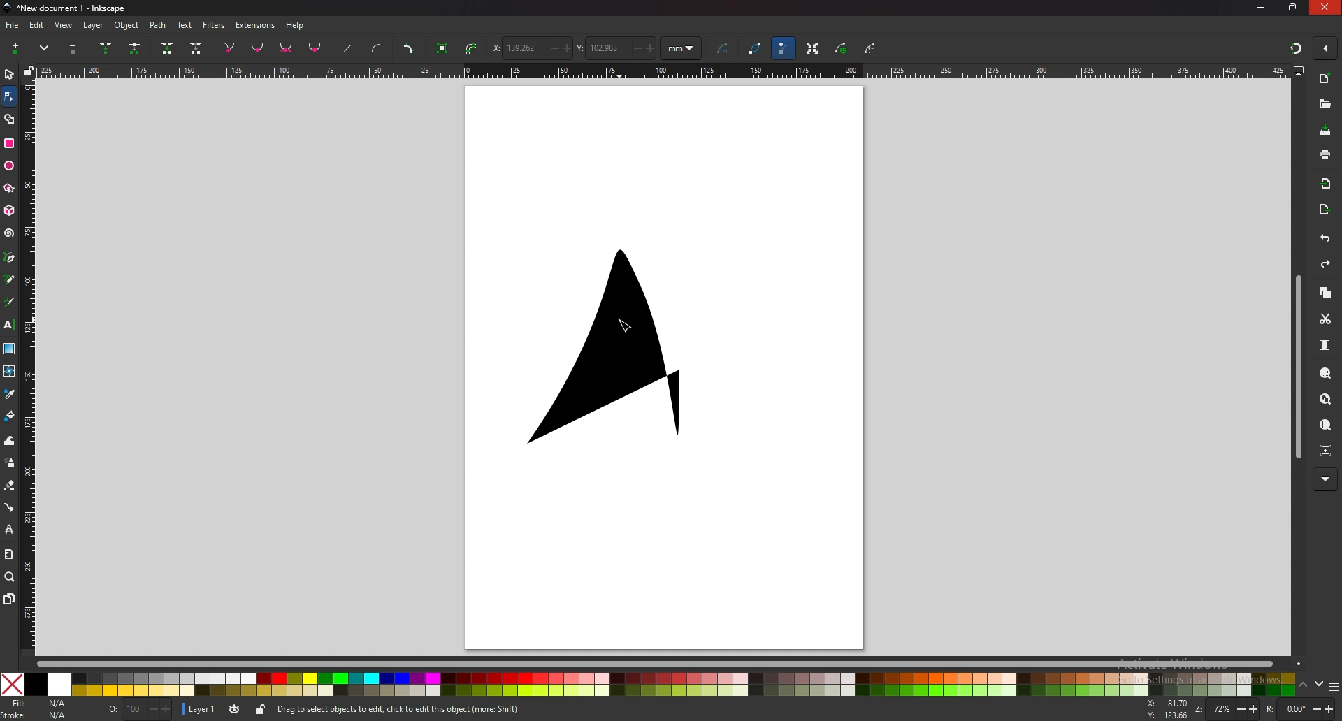 The image size is (1342, 721). I want to click on delete segment between two non endpoint nodes, so click(196, 48).